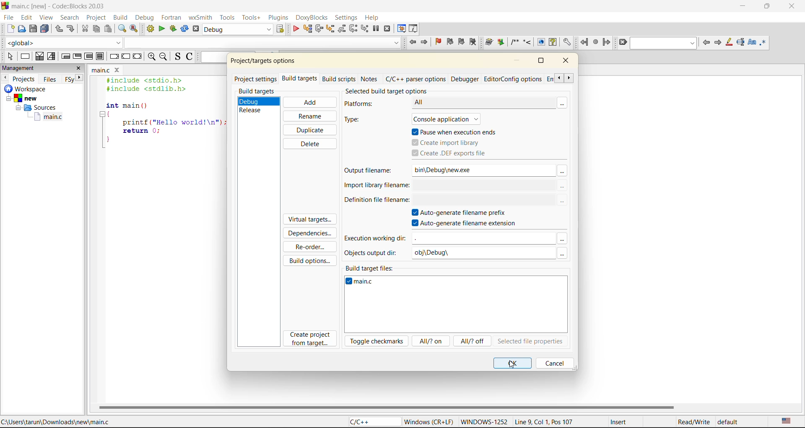  I want to click on paste, so click(109, 29).